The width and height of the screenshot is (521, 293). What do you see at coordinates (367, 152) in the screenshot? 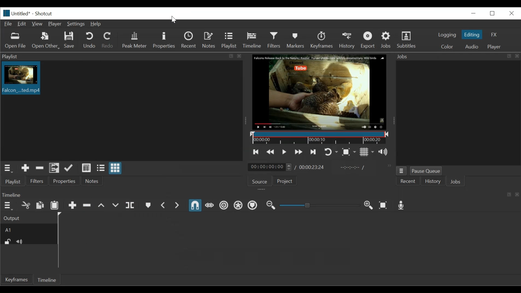
I see `Toggle grid display on the player` at bounding box center [367, 152].